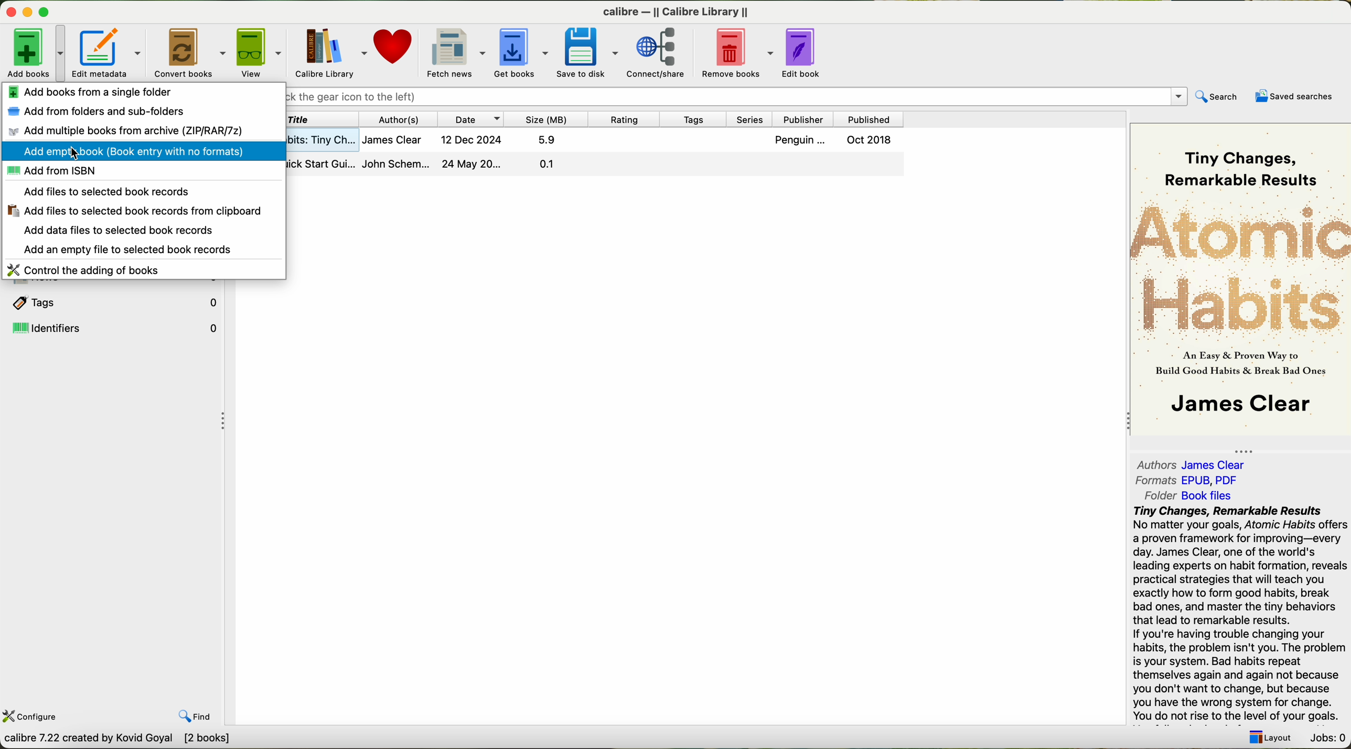  What do you see at coordinates (328, 52) in the screenshot?
I see `calibre library` at bounding box center [328, 52].